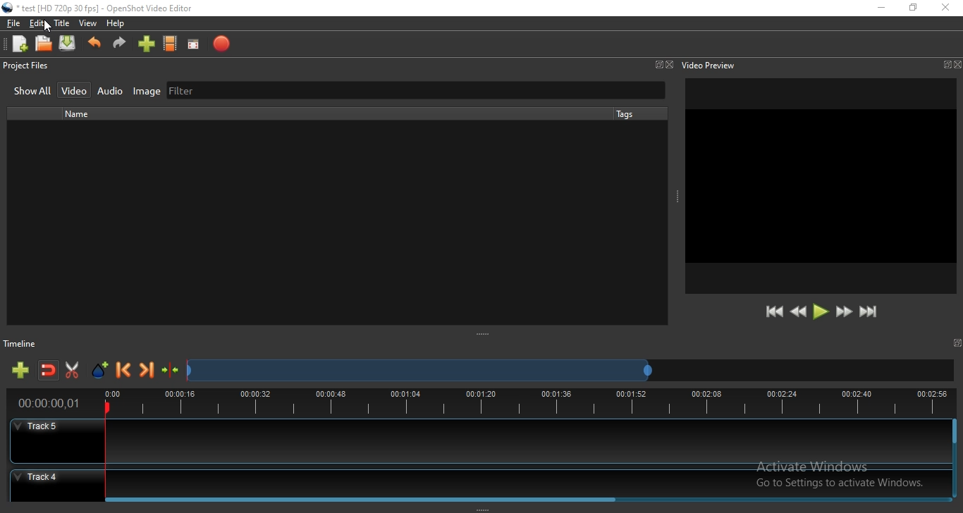  What do you see at coordinates (658, 64) in the screenshot?
I see `Window ` at bounding box center [658, 64].